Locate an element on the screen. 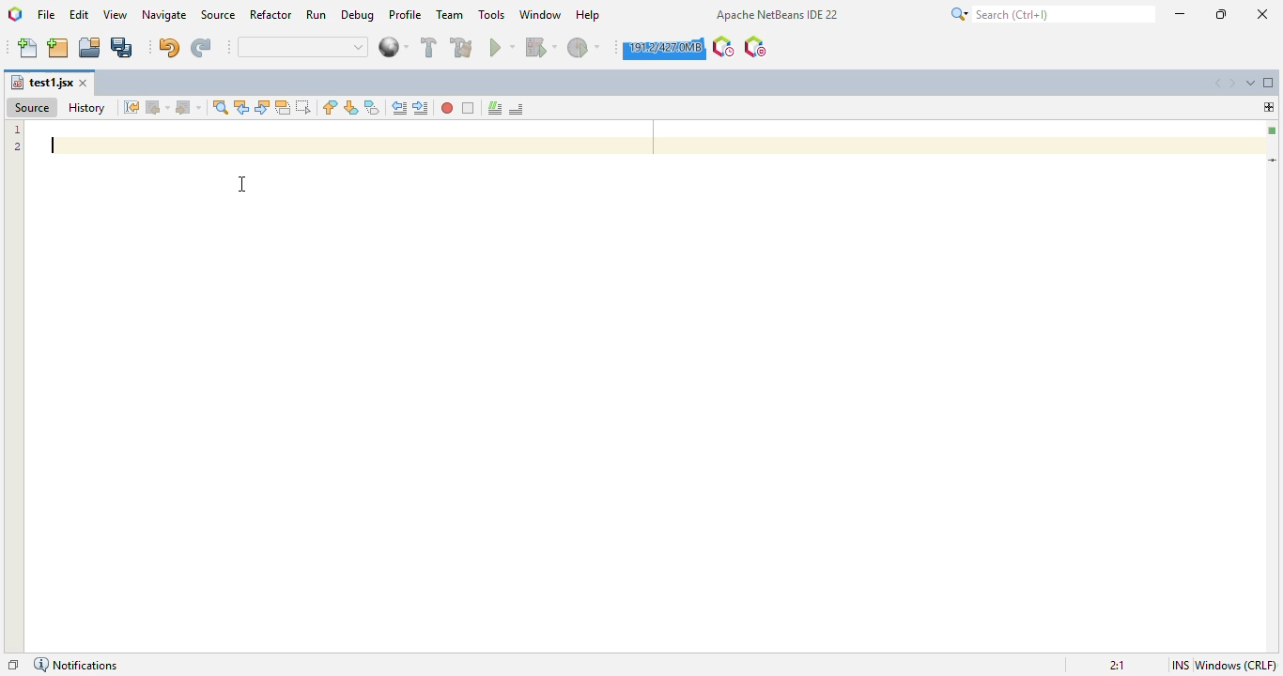 This screenshot has height=676, width=1283. history is located at coordinates (86, 108).